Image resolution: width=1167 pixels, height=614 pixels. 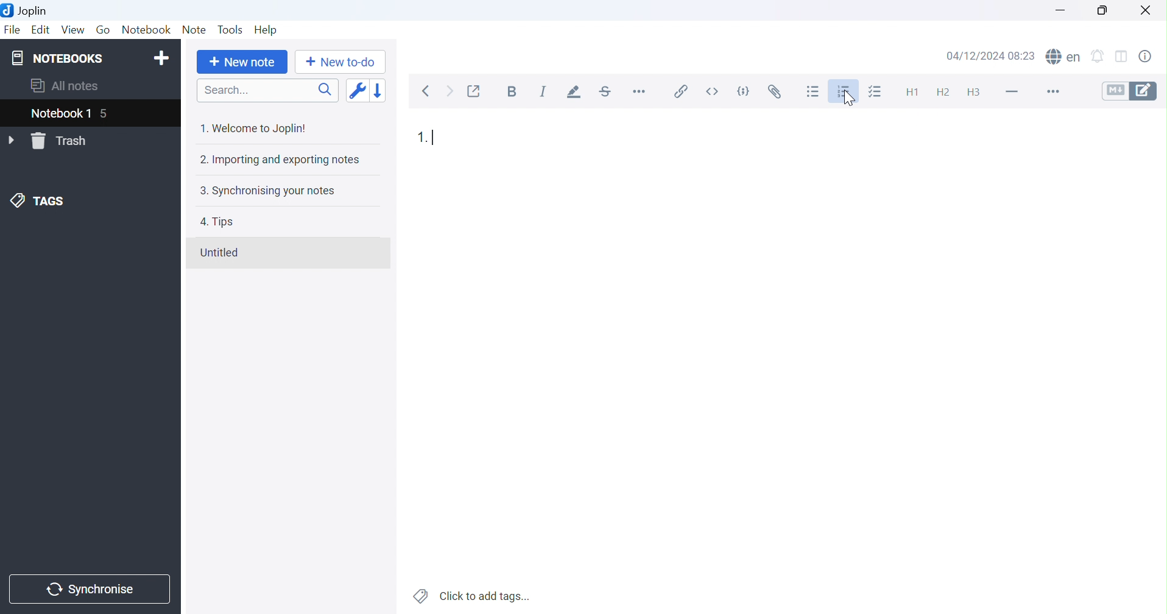 What do you see at coordinates (1129, 90) in the screenshot?
I see `Toggle editors` at bounding box center [1129, 90].